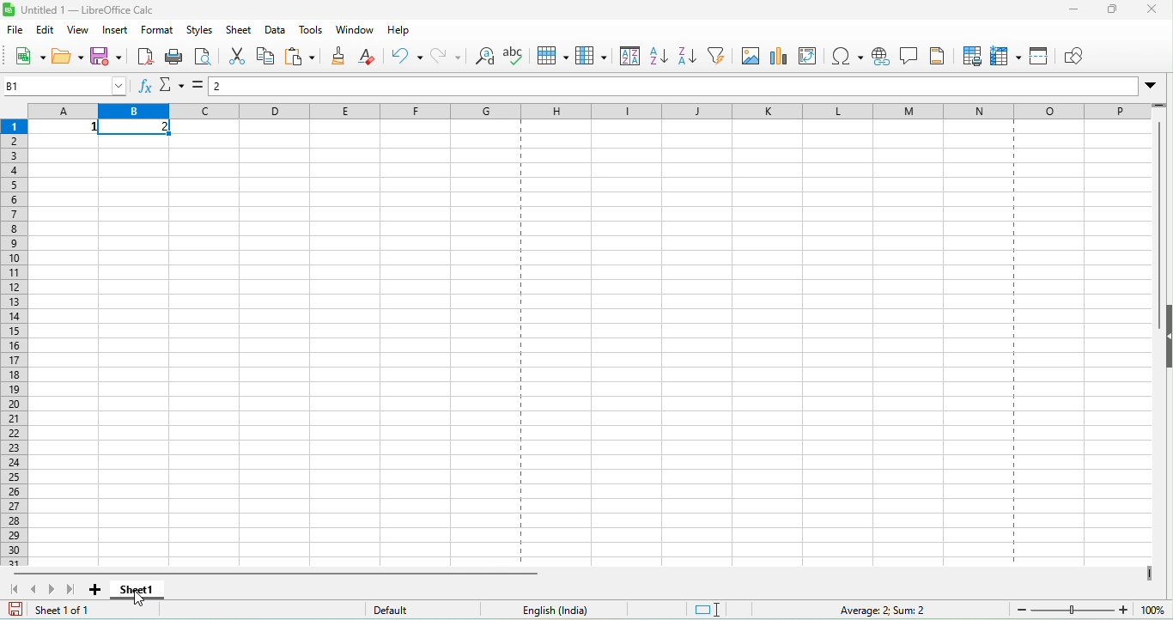  I want to click on export directly as pdf, so click(144, 57).